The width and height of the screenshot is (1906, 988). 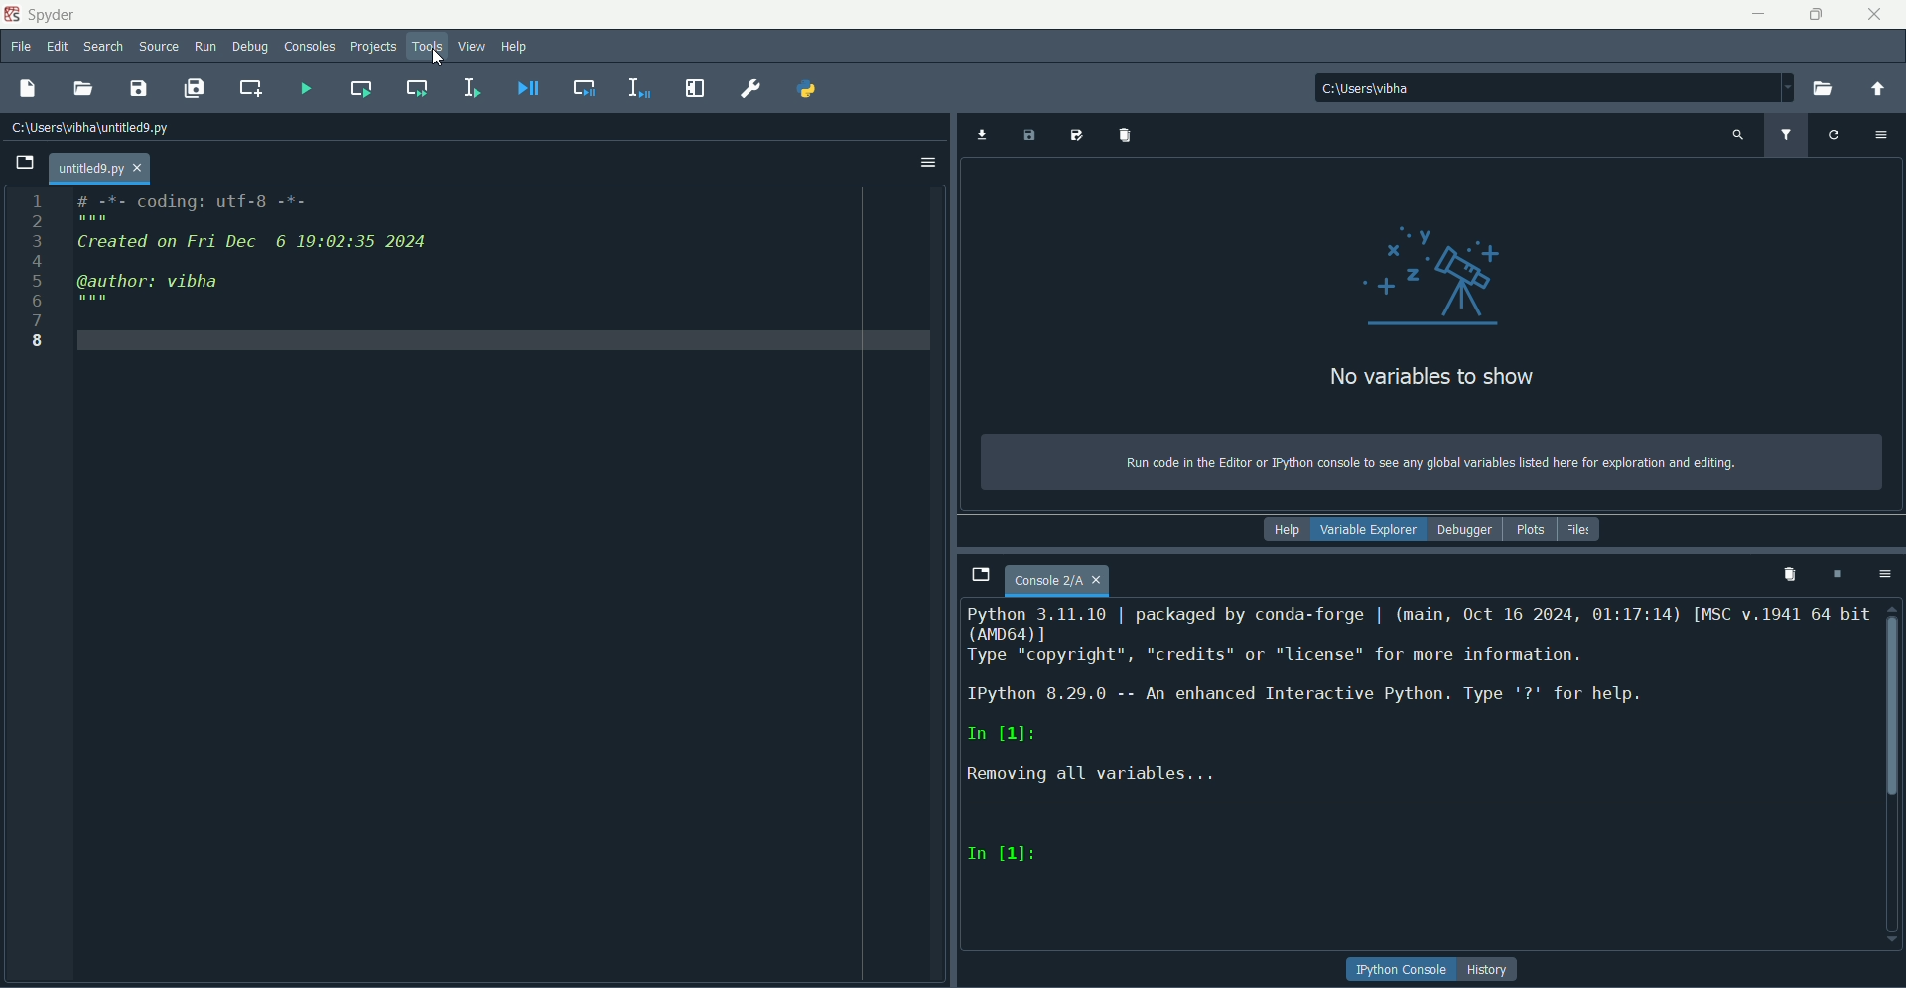 I want to click on debug, so click(x=251, y=48).